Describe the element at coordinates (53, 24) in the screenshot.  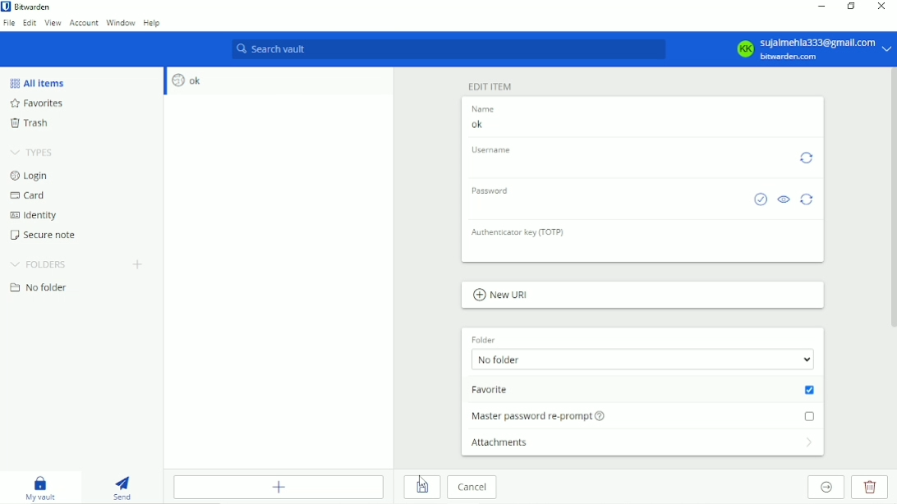
I see `View` at that location.